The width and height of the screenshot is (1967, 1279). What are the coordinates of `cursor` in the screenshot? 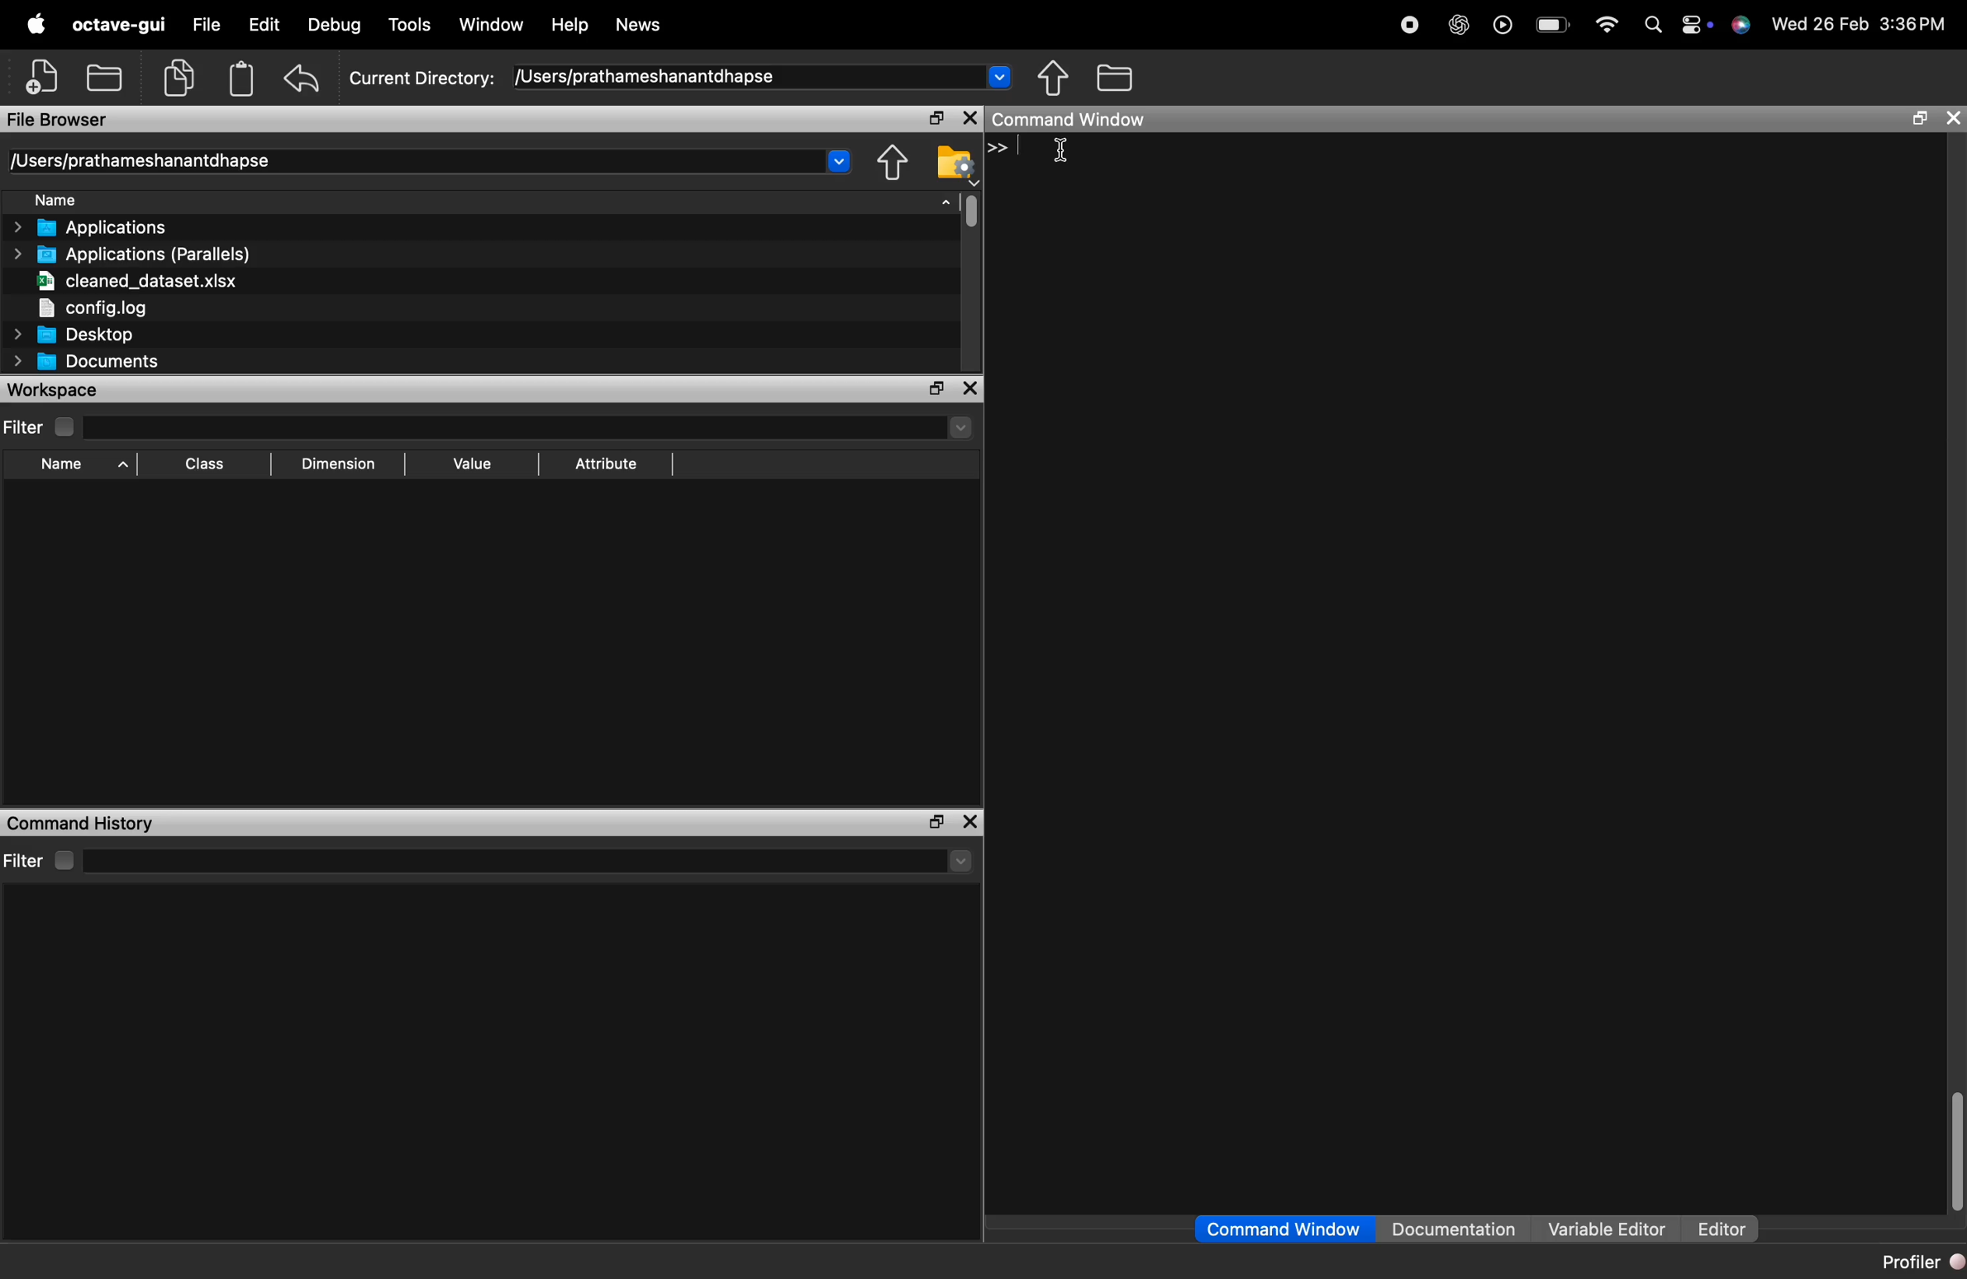 It's located at (1059, 154).